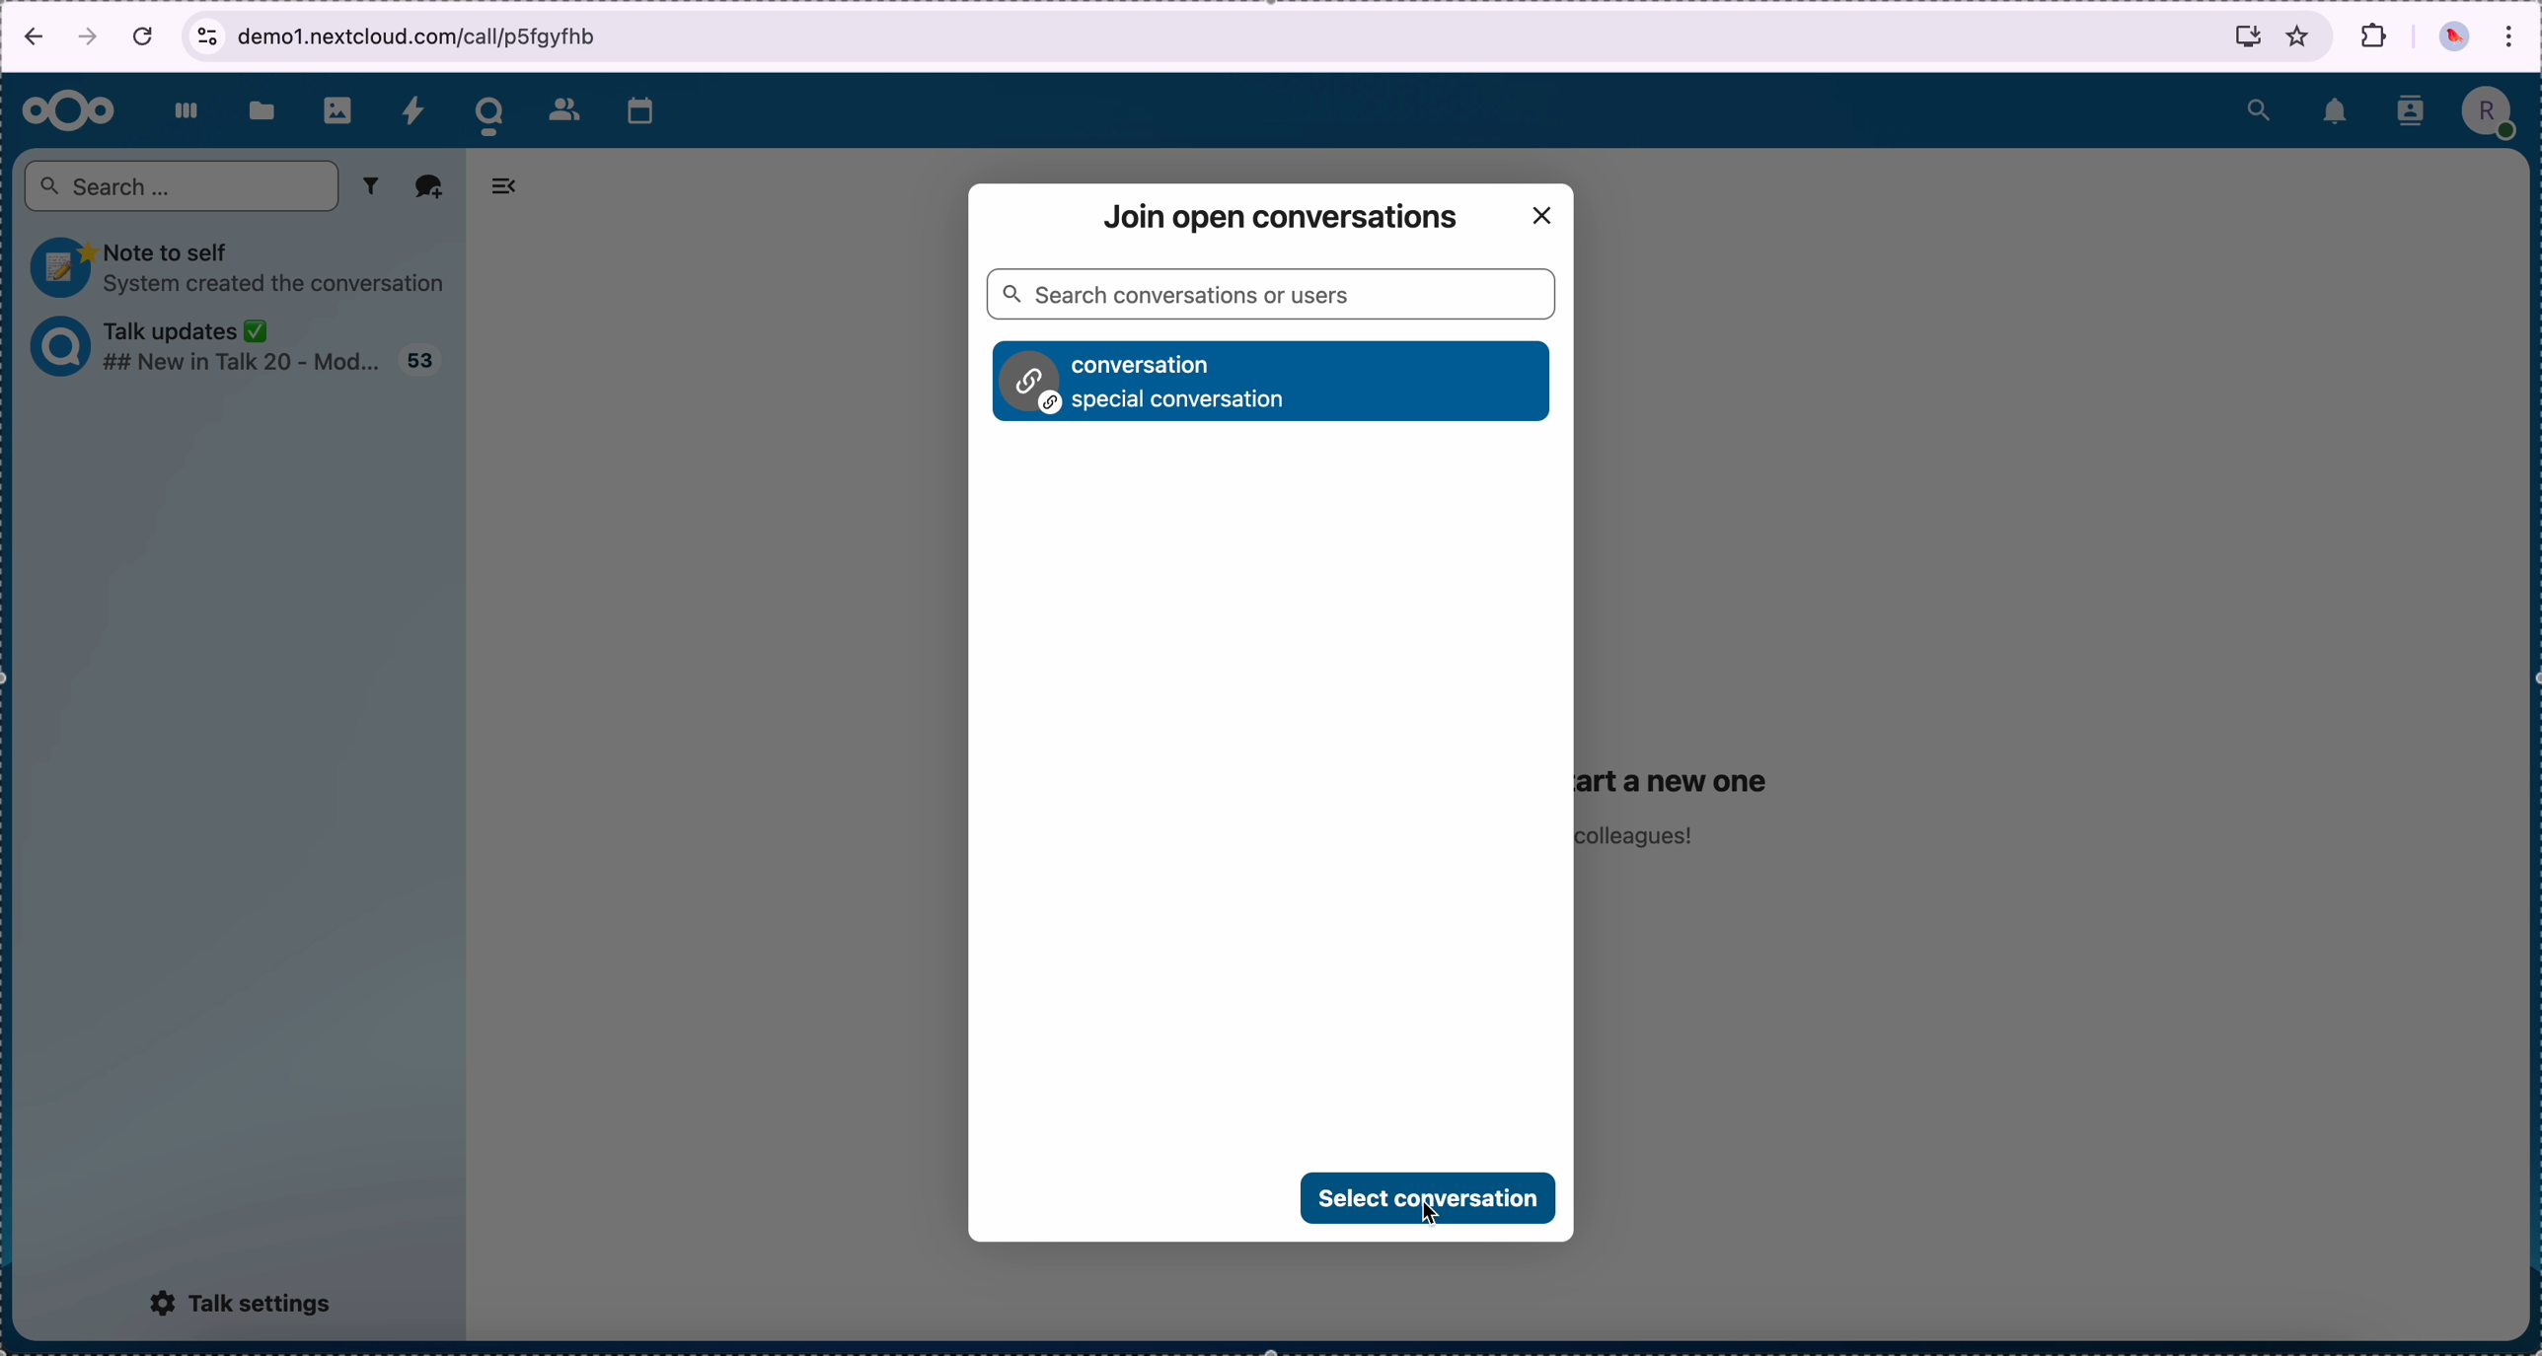 This screenshot has width=2542, height=1356. What do you see at coordinates (1542, 216) in the screenshot?
I see `close` at bounding box center [1542, 216].